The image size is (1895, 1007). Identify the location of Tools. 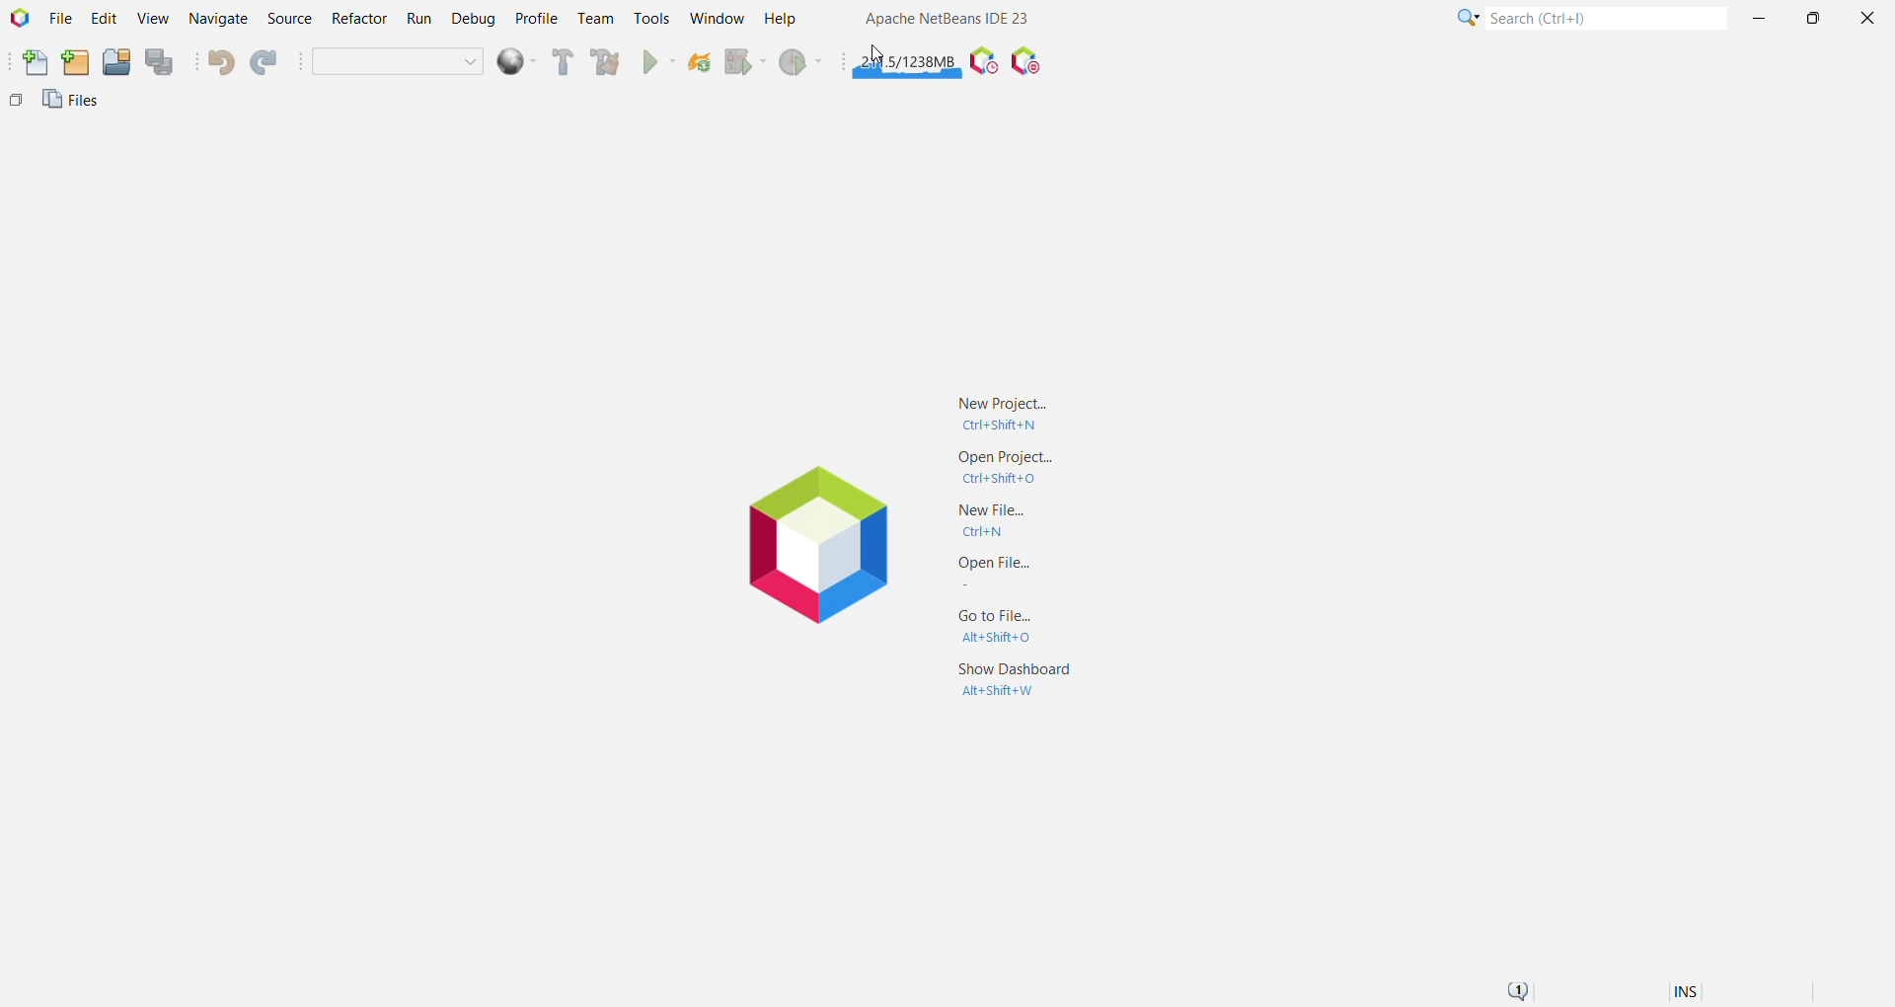
(652, 17).